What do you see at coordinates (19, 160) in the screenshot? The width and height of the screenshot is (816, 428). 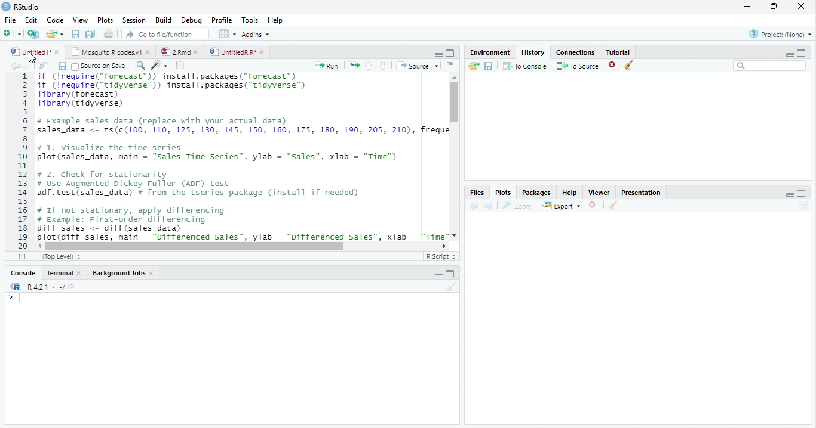 I see `Row number` at bounding box center [19, 160].